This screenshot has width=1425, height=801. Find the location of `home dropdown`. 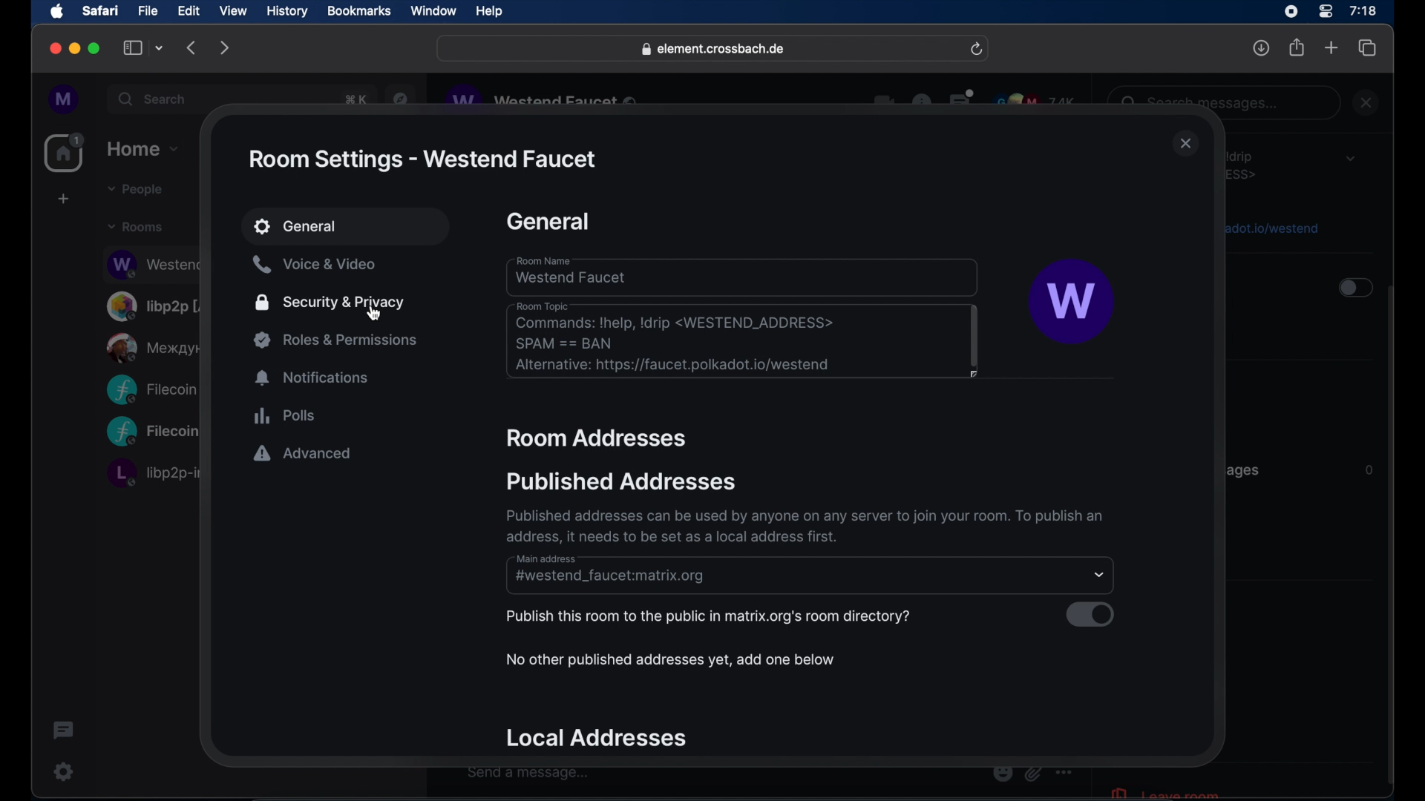

home dropdown is located at coordinates (142, 149).